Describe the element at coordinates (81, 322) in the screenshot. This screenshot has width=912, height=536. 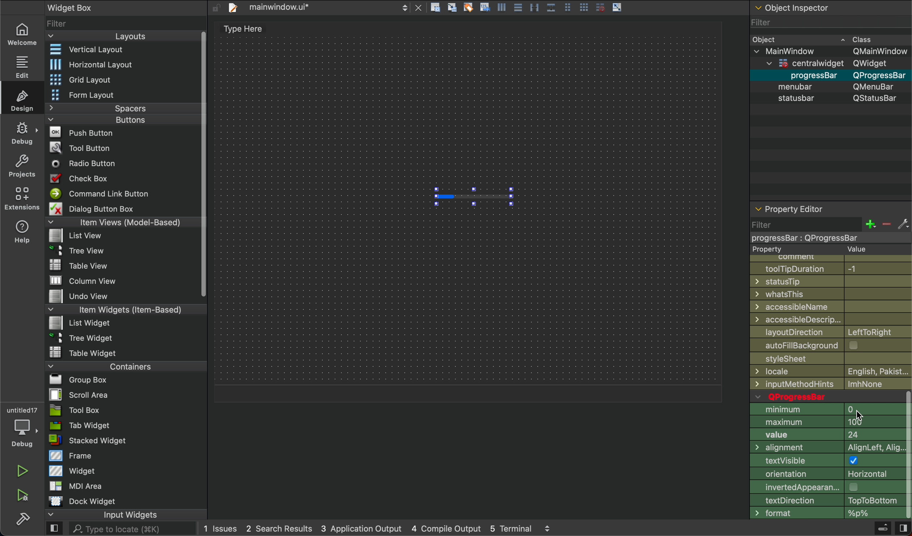
I see `File` at that location.